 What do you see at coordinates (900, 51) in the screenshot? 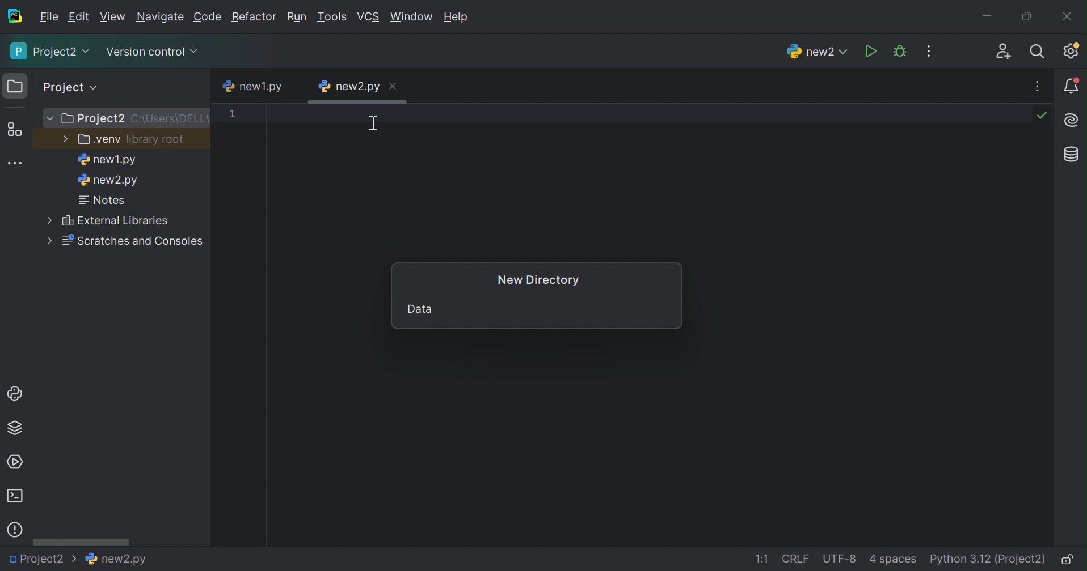
I see `Debug` at bounding box center [900, 51].